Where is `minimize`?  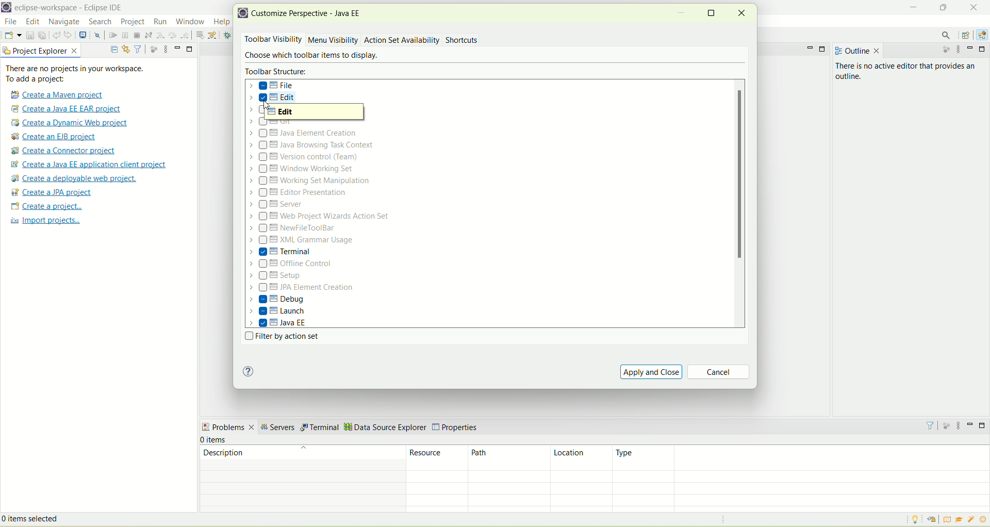 minimize is located at coordinates (972, 50).